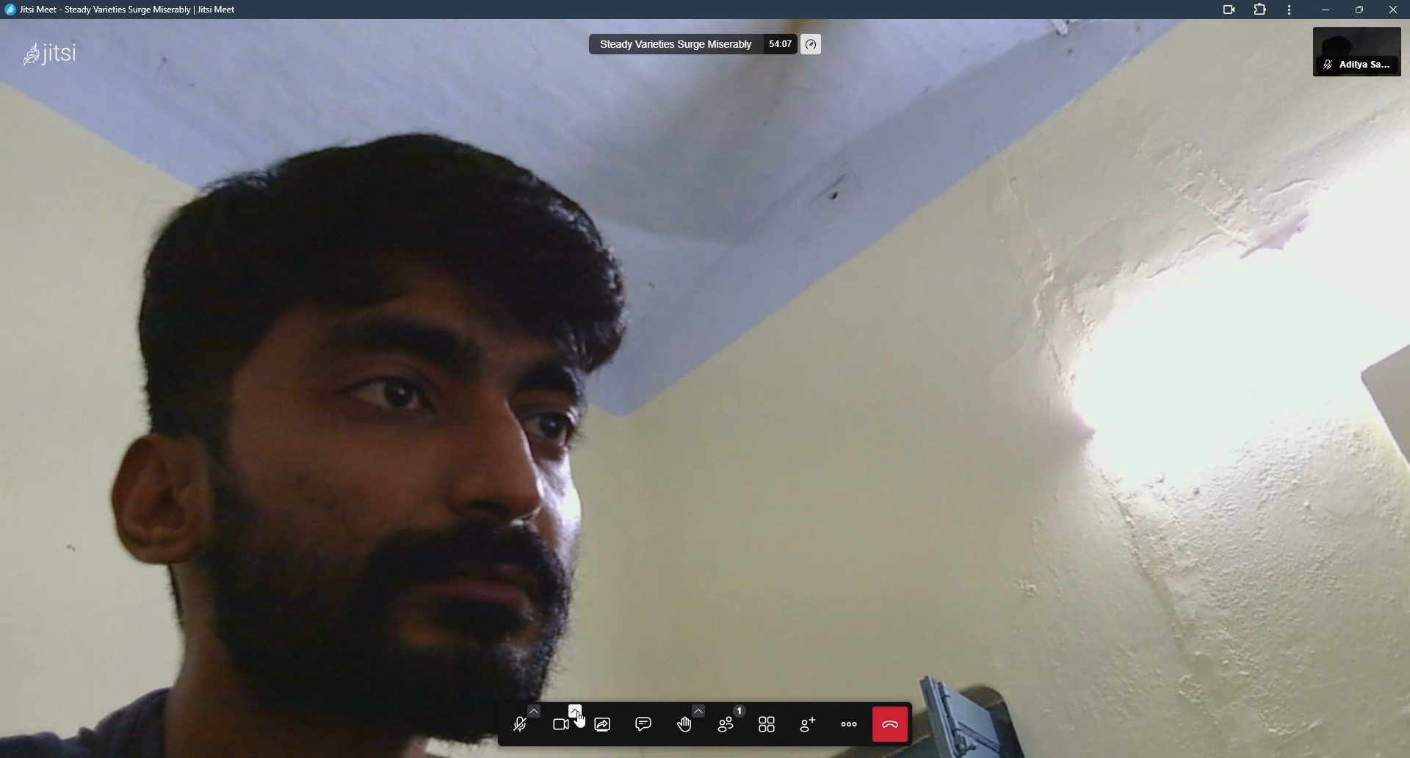 The height and width of the screenshot is (758, 1410). What do you see at coordinates (1359, 10) in the screenshot?
I see `maximize` at bounding box center [1359, 10].